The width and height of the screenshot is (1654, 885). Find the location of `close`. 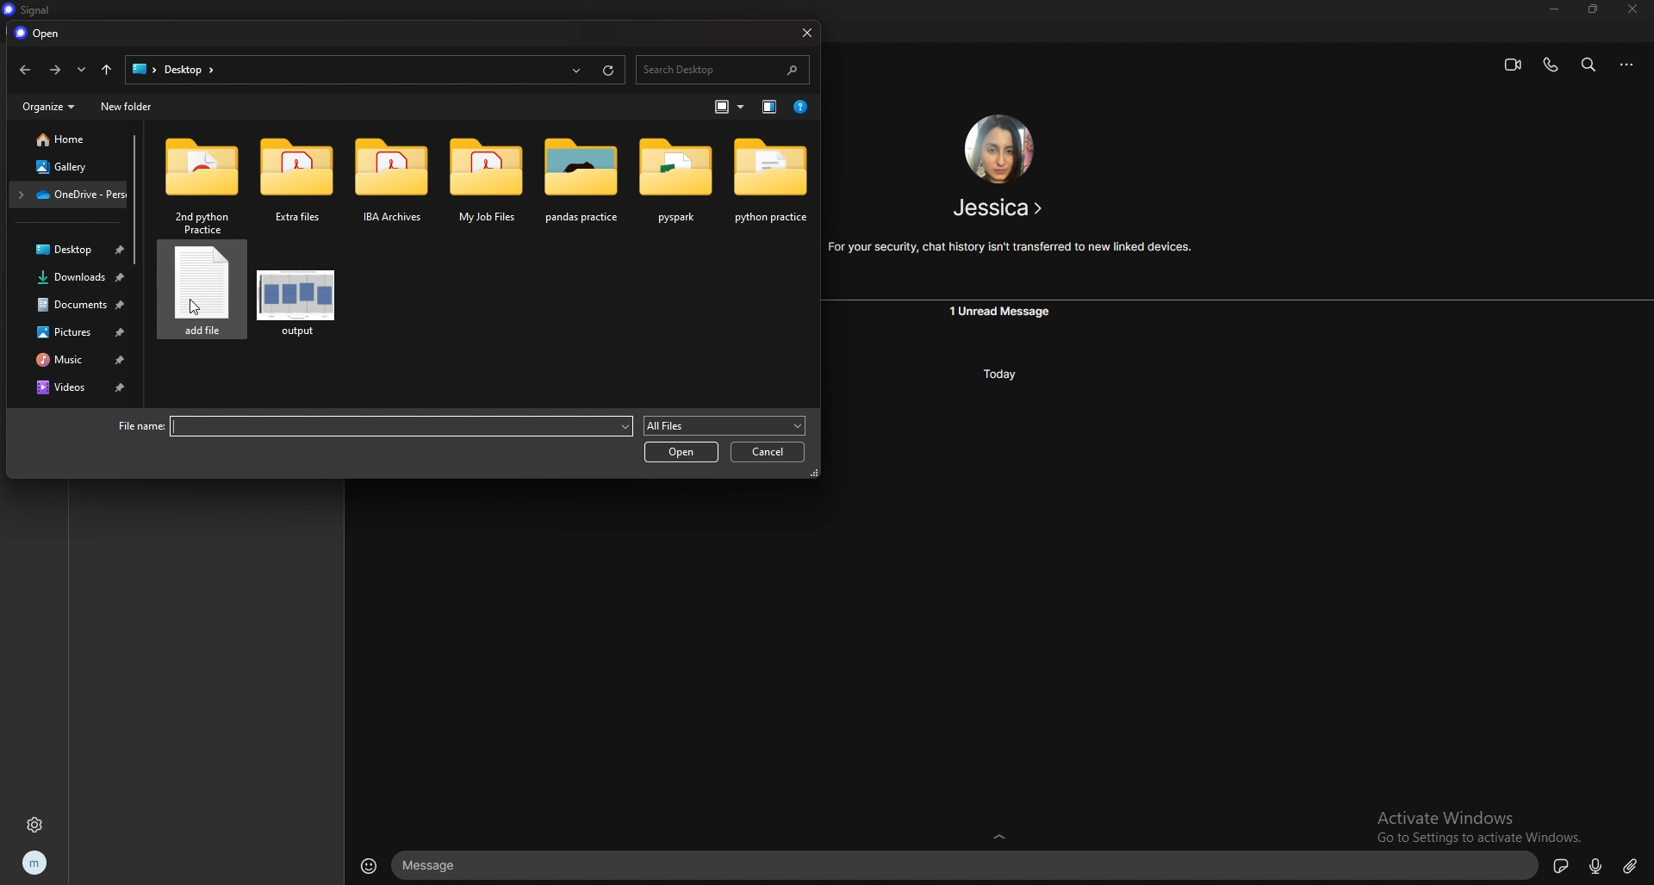

close is located at coordinates (805, 32).